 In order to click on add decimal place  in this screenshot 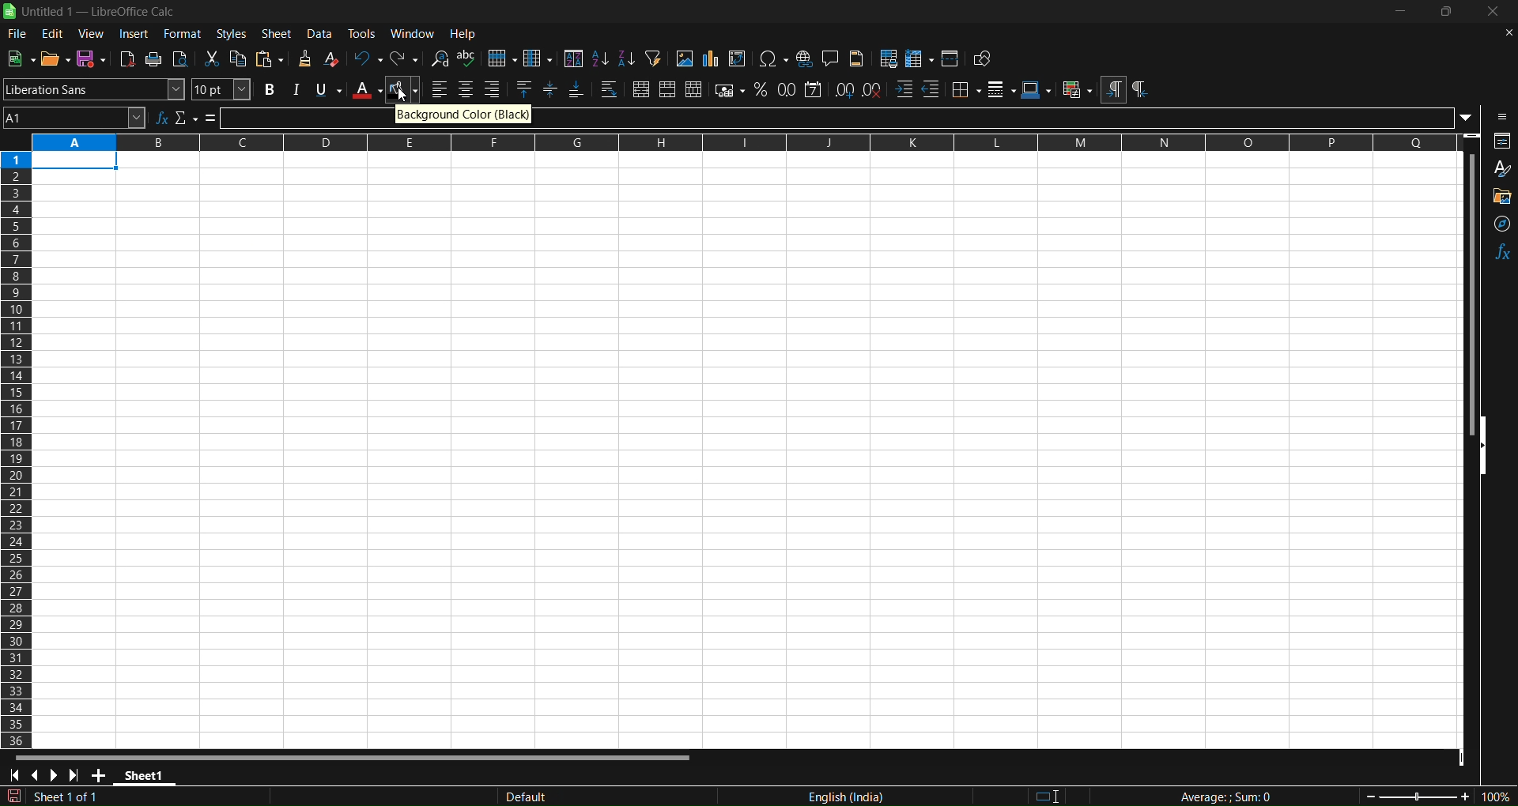, I will do `click(843, 91)`.